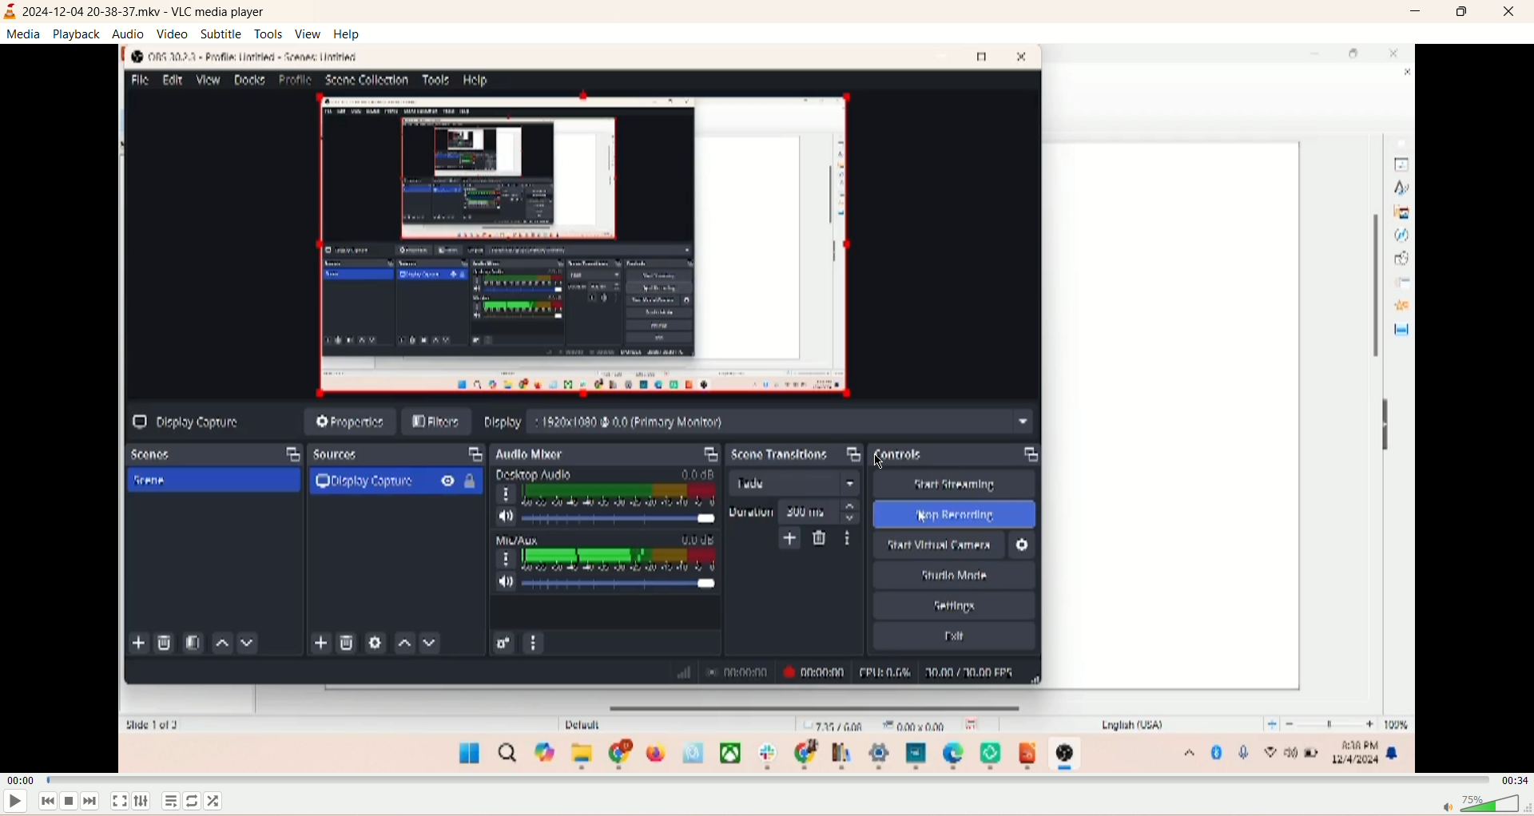  Describe the element at coordinates (1514, 782) in the screenshot. I see `total time` at that location.